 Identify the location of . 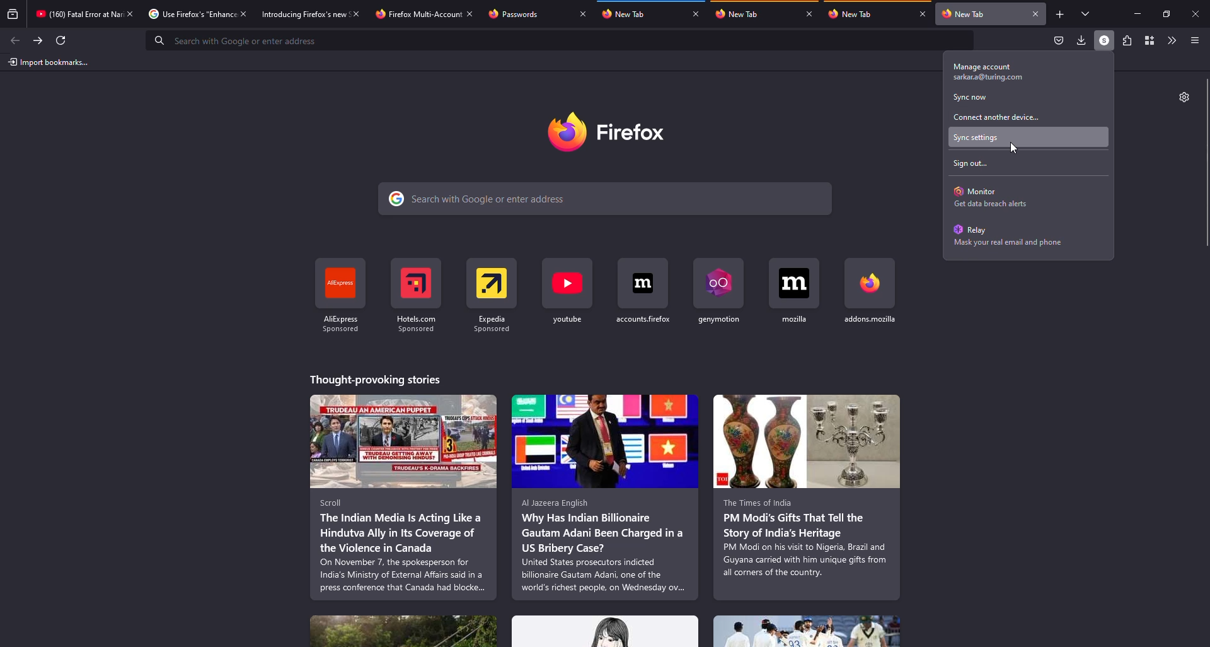
(14, 41).